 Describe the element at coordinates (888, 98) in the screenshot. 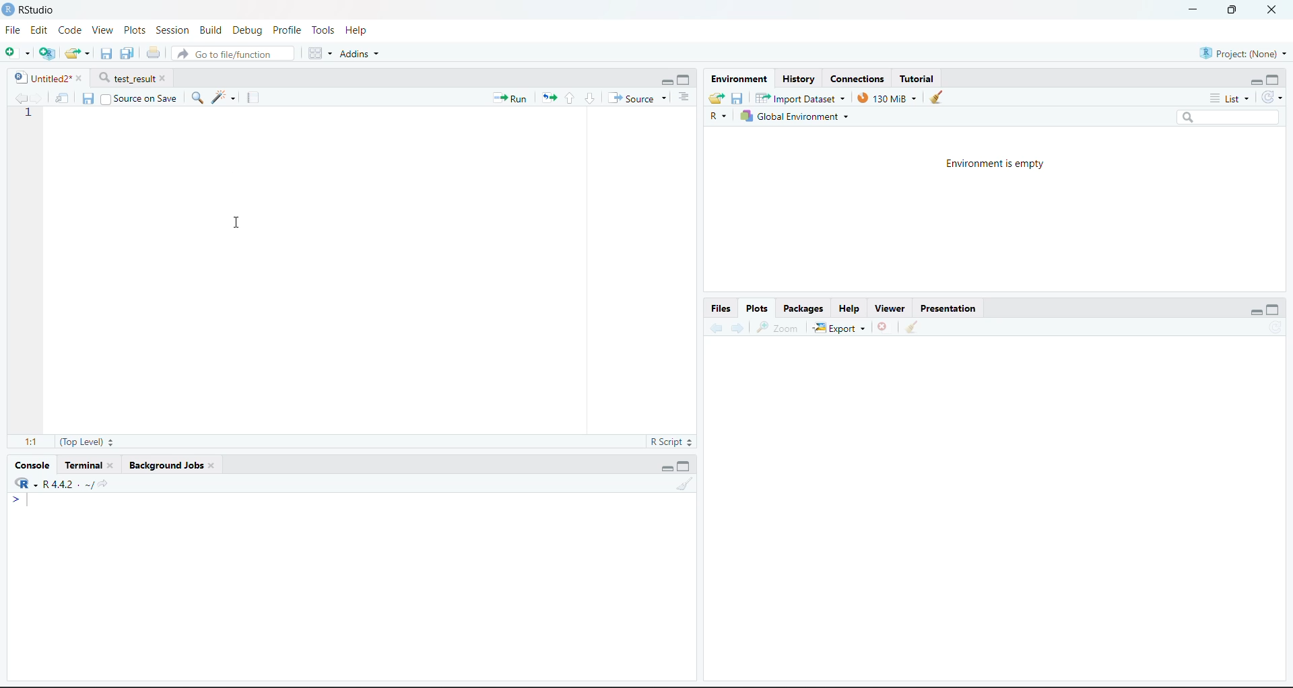

I see `130kib used by R session (Source: Windows System)` at that location.